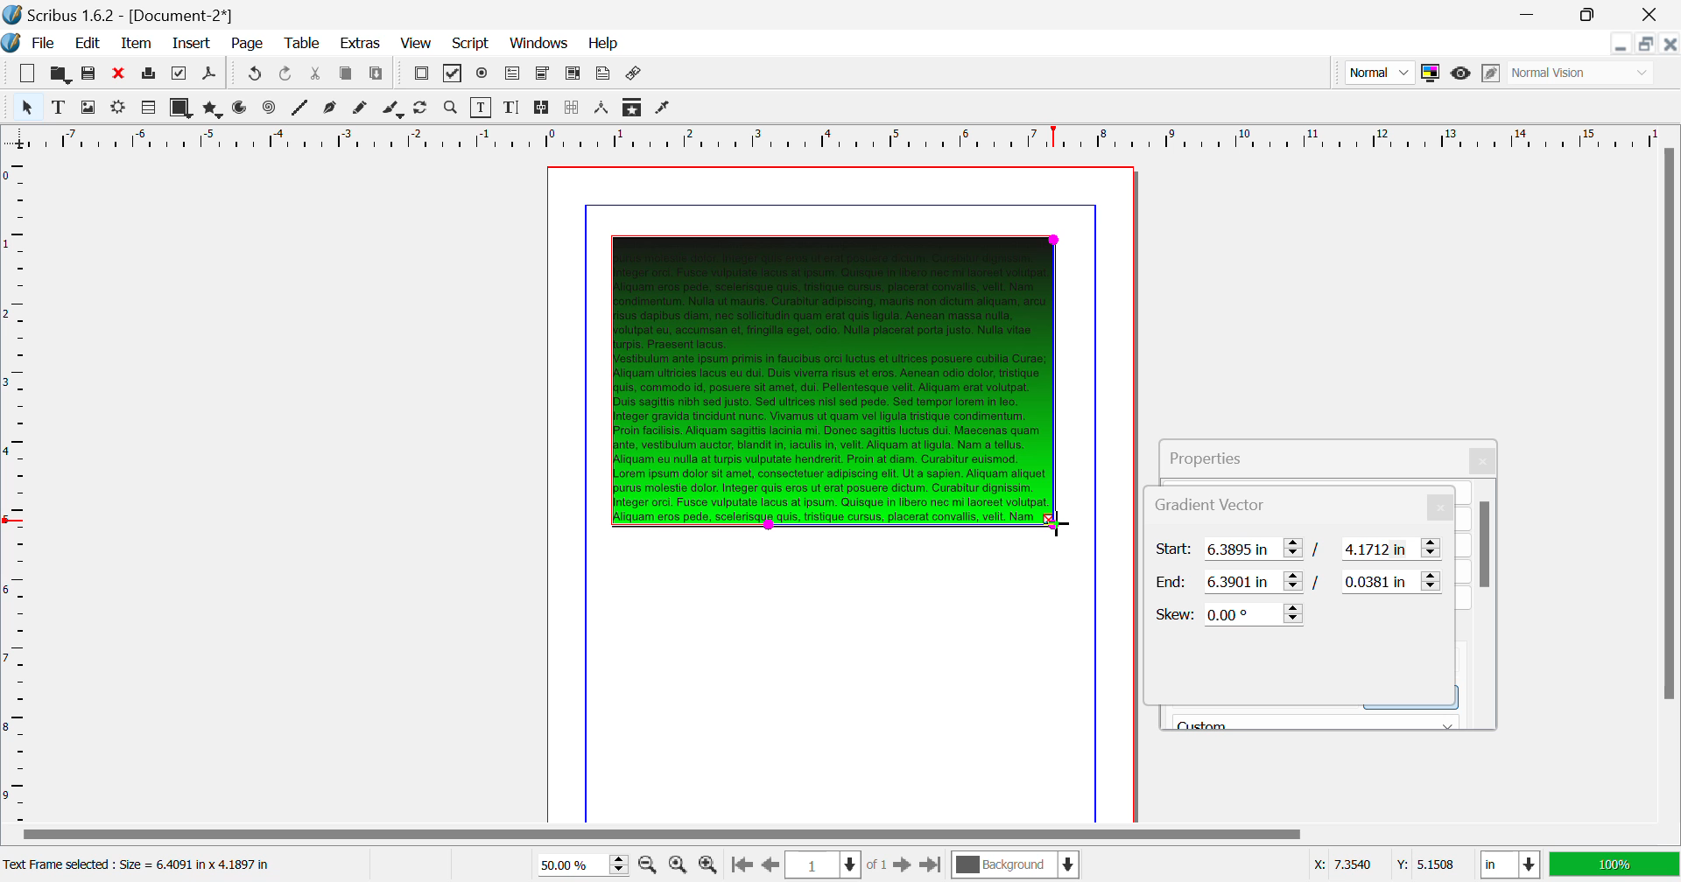  Describe the element at coordinates (421, 75) in the screenshot. I see `Pdf Push Button` at that location.